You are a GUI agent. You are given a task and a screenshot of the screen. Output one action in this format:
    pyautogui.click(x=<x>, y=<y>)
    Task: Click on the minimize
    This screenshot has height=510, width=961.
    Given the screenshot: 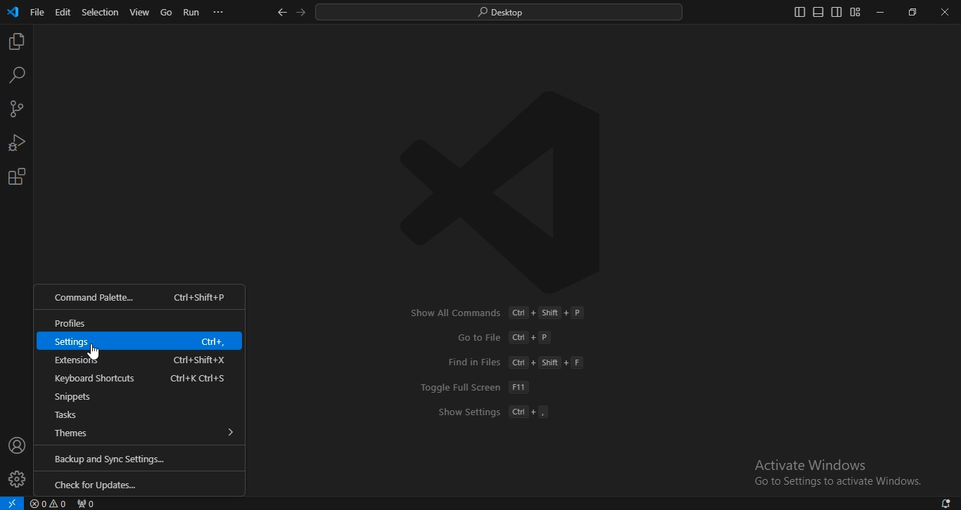 What is the action you would take?
    pyautogui.click(x=882, y=13)
    